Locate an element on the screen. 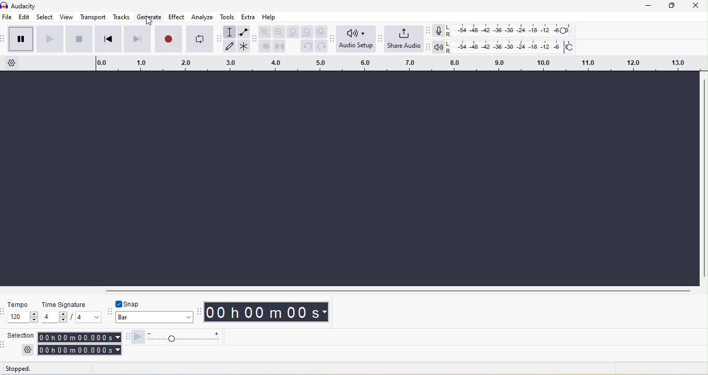 The height and width of the screenshot is (375, 708). fit project to width is located at coordinates (307, 32).